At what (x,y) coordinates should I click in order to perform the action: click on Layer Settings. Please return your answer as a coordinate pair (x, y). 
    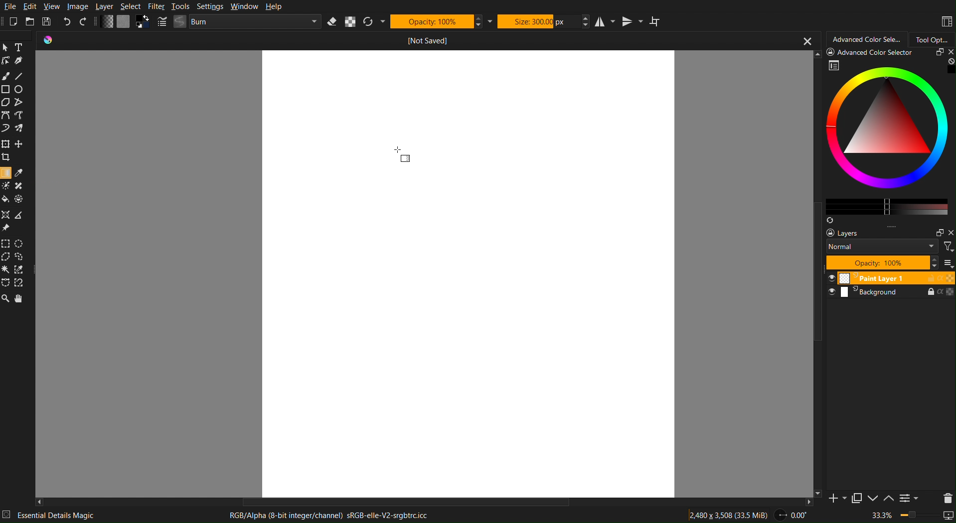
    Looking at the image, I should click on (890, 249).